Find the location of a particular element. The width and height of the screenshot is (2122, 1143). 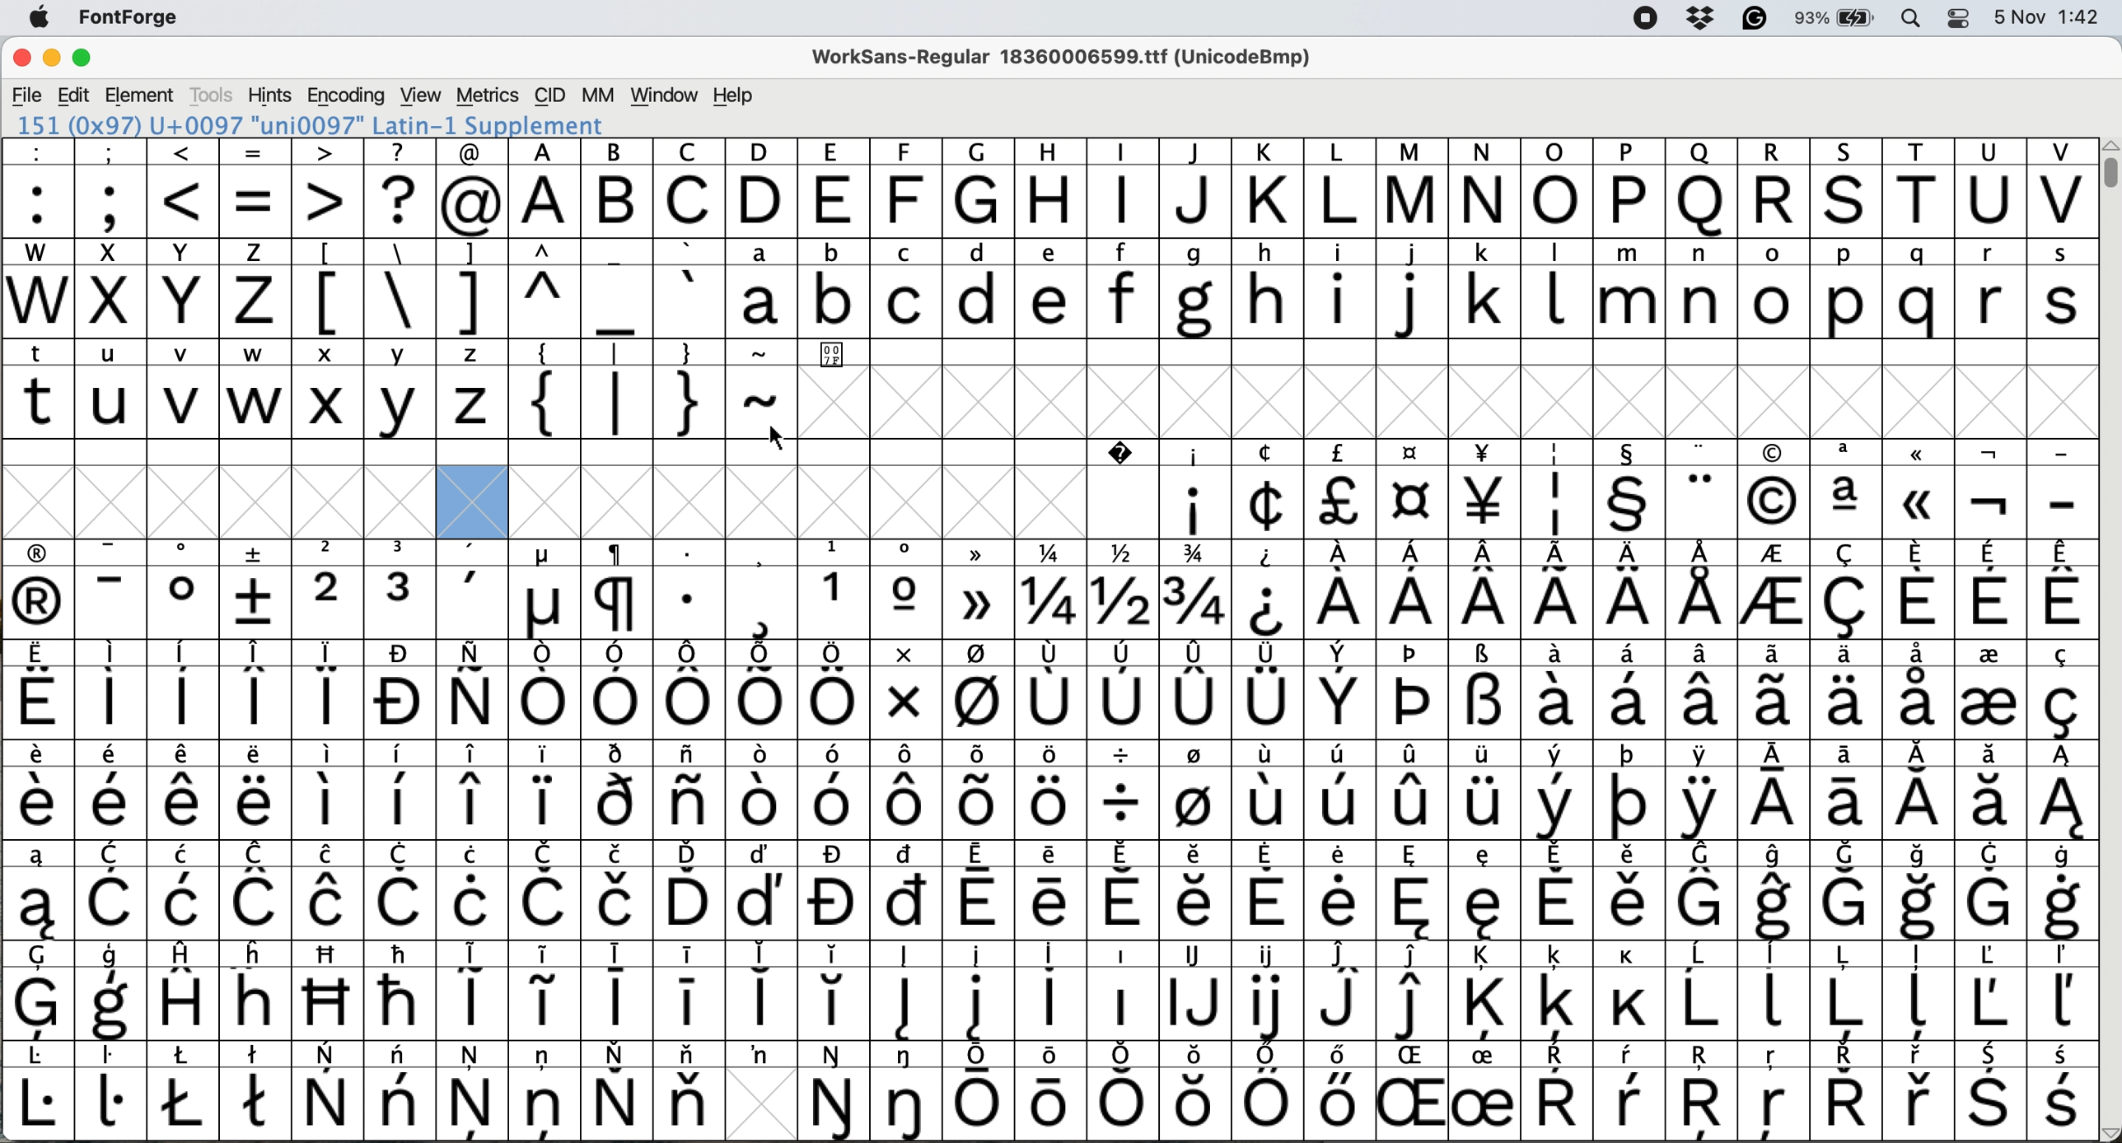

symbol is located at coordinates (110, 690).